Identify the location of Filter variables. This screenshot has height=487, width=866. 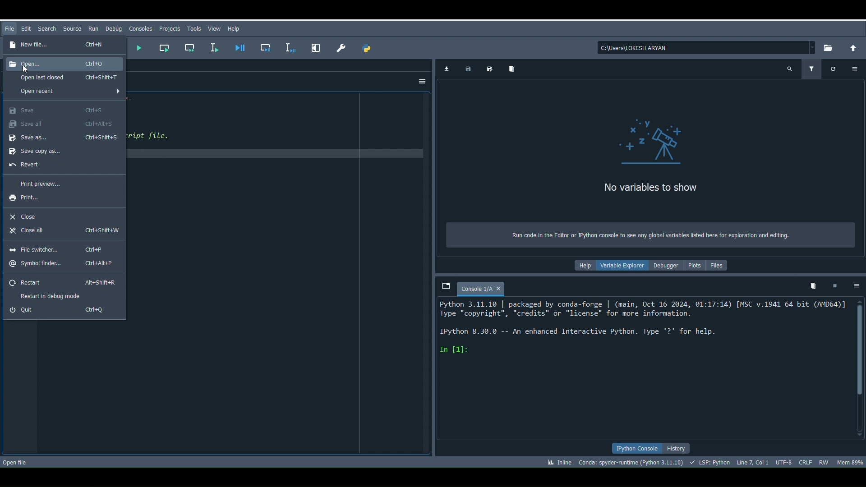
(812, 69).